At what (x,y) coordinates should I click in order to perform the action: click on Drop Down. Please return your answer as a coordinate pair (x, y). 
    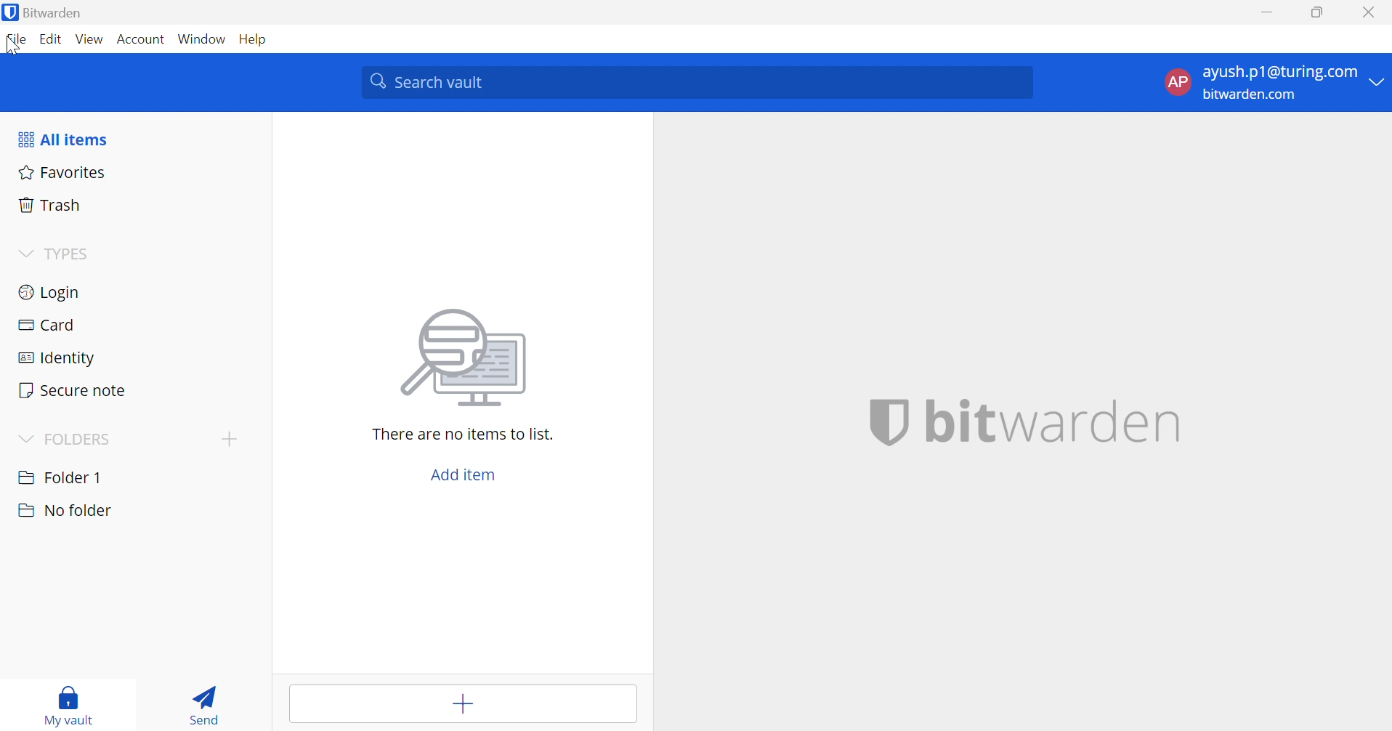
    Looking at the image, I should click on (1377, 83).